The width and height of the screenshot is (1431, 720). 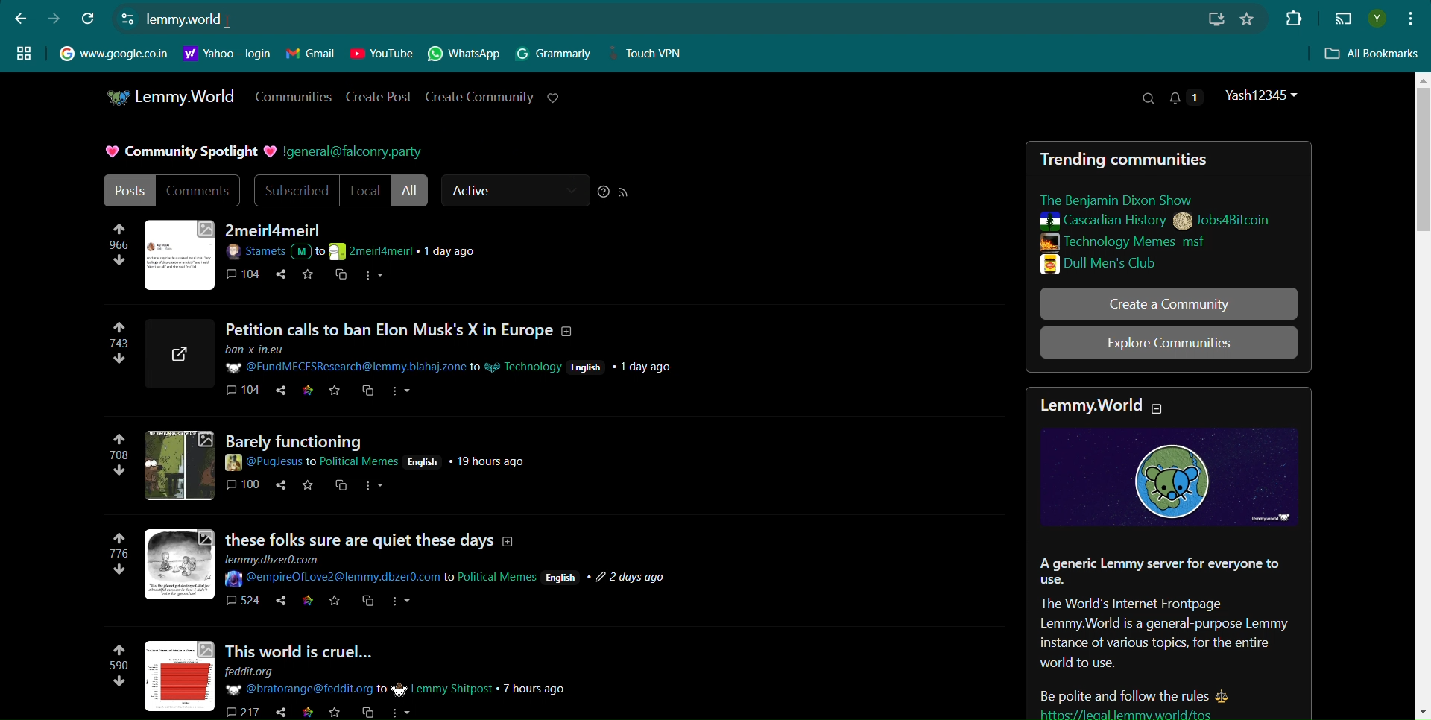 I want to click on Support Limmy, so click(x=554, y=98).